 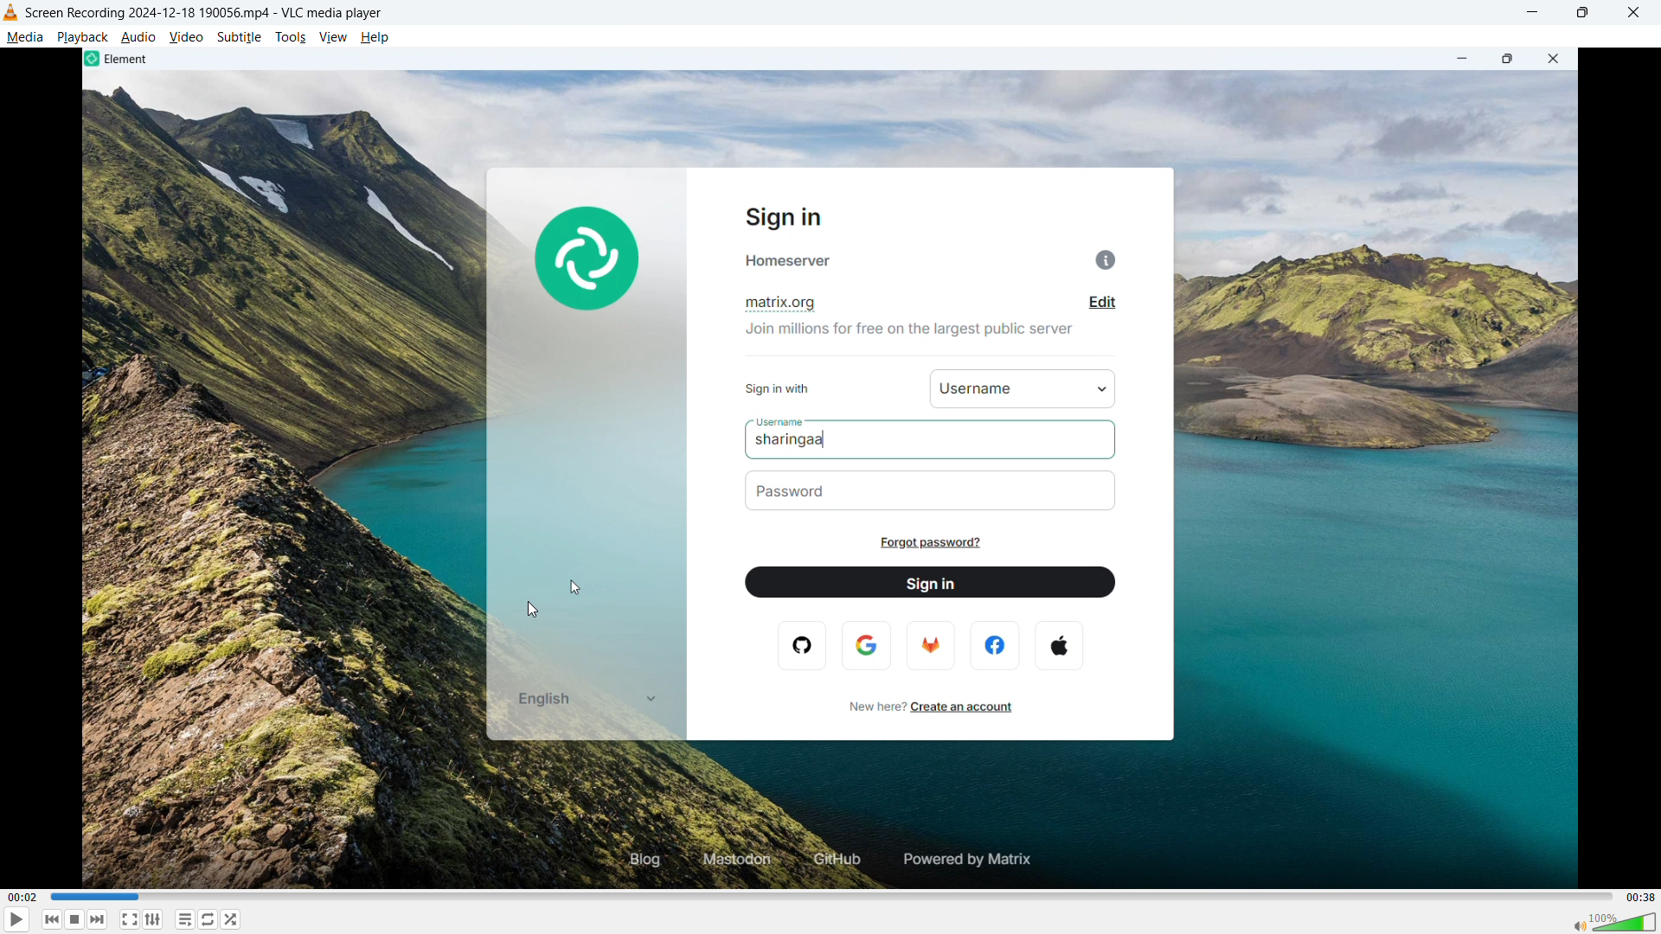 I want to click on help , so click(x=375, y=38).